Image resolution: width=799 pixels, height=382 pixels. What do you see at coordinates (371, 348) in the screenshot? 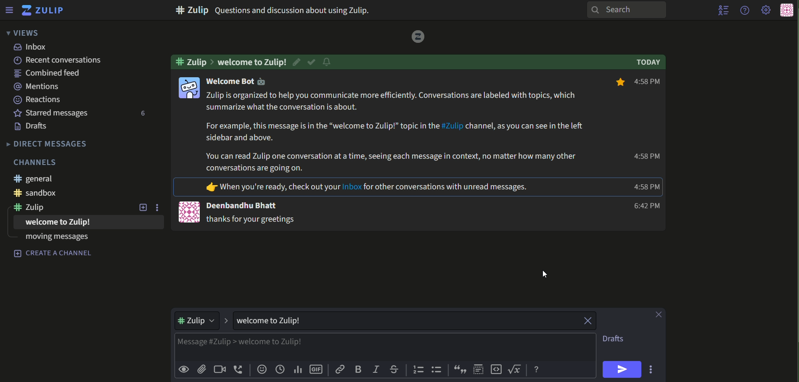
I see `textbox` at bounding box center [371, 348].